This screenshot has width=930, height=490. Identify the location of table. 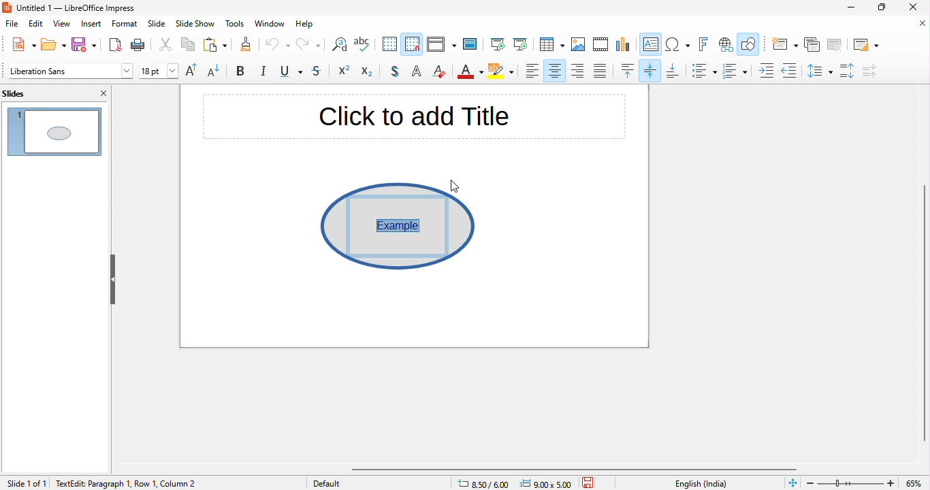
(551, 45).